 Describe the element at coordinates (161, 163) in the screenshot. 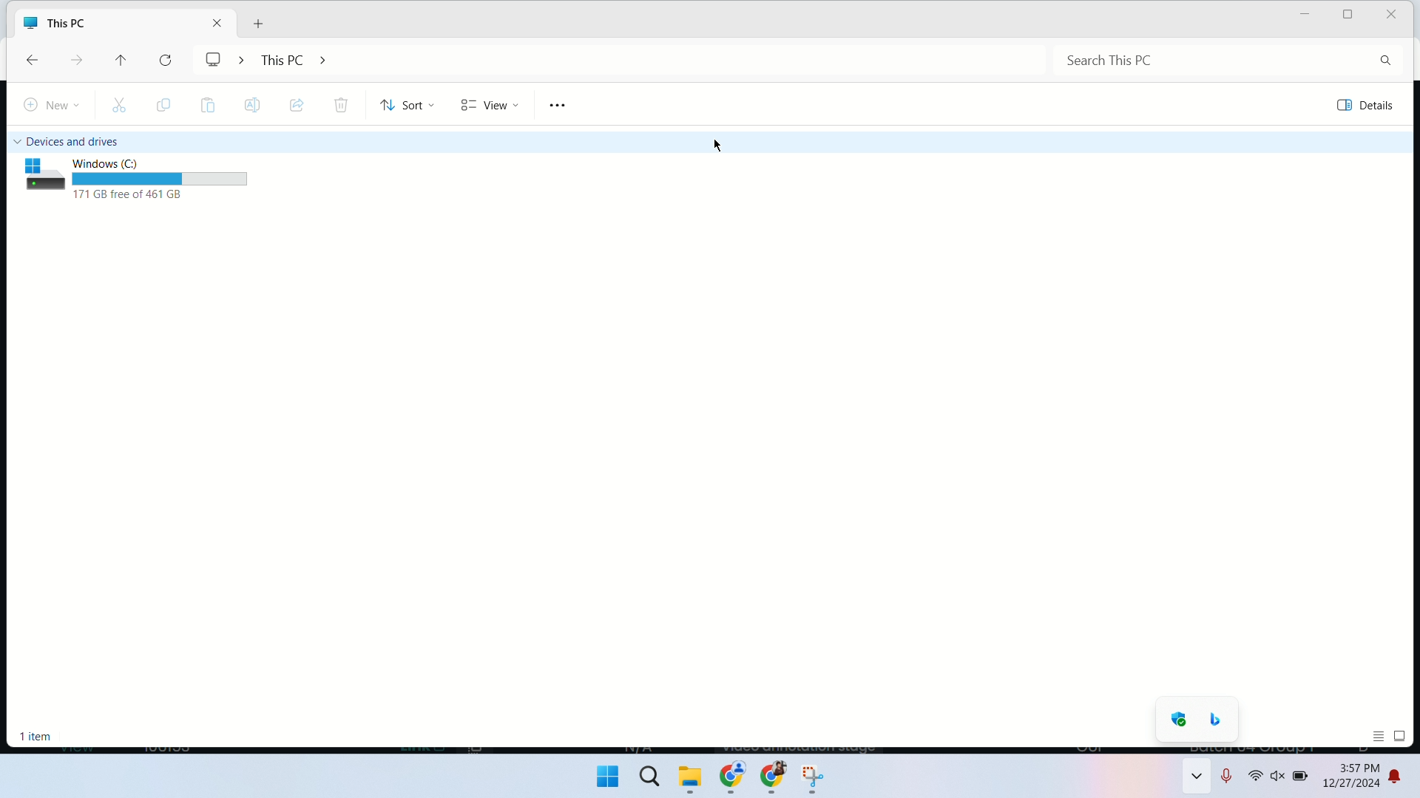

I see `Windows C:` at that location.